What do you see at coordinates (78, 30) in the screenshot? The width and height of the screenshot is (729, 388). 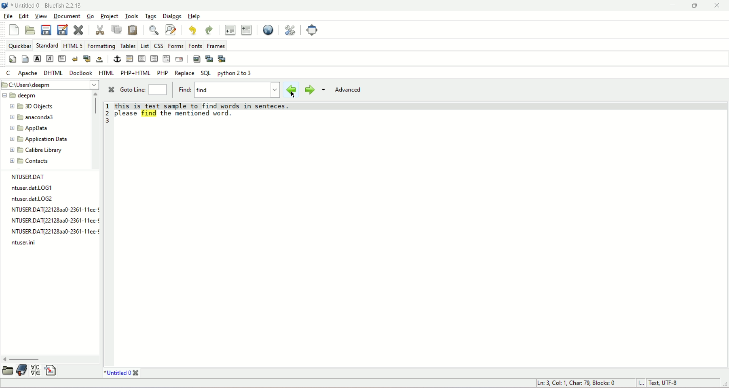 I see `close current file` at bounding box center [78, 30].